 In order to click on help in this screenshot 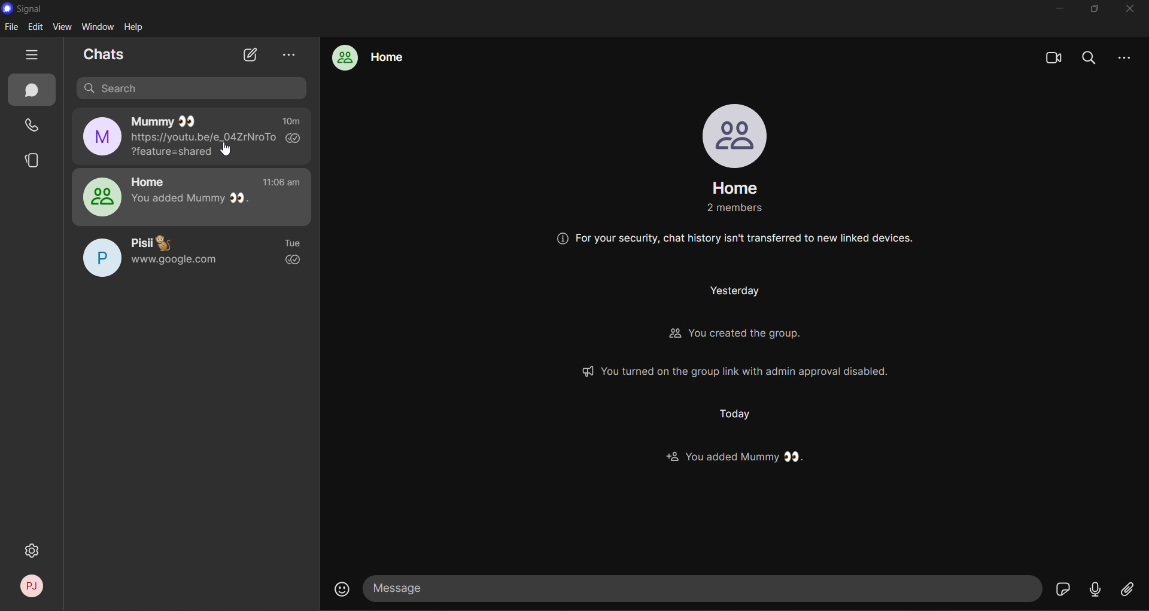, I will do `click(133, 28)`.